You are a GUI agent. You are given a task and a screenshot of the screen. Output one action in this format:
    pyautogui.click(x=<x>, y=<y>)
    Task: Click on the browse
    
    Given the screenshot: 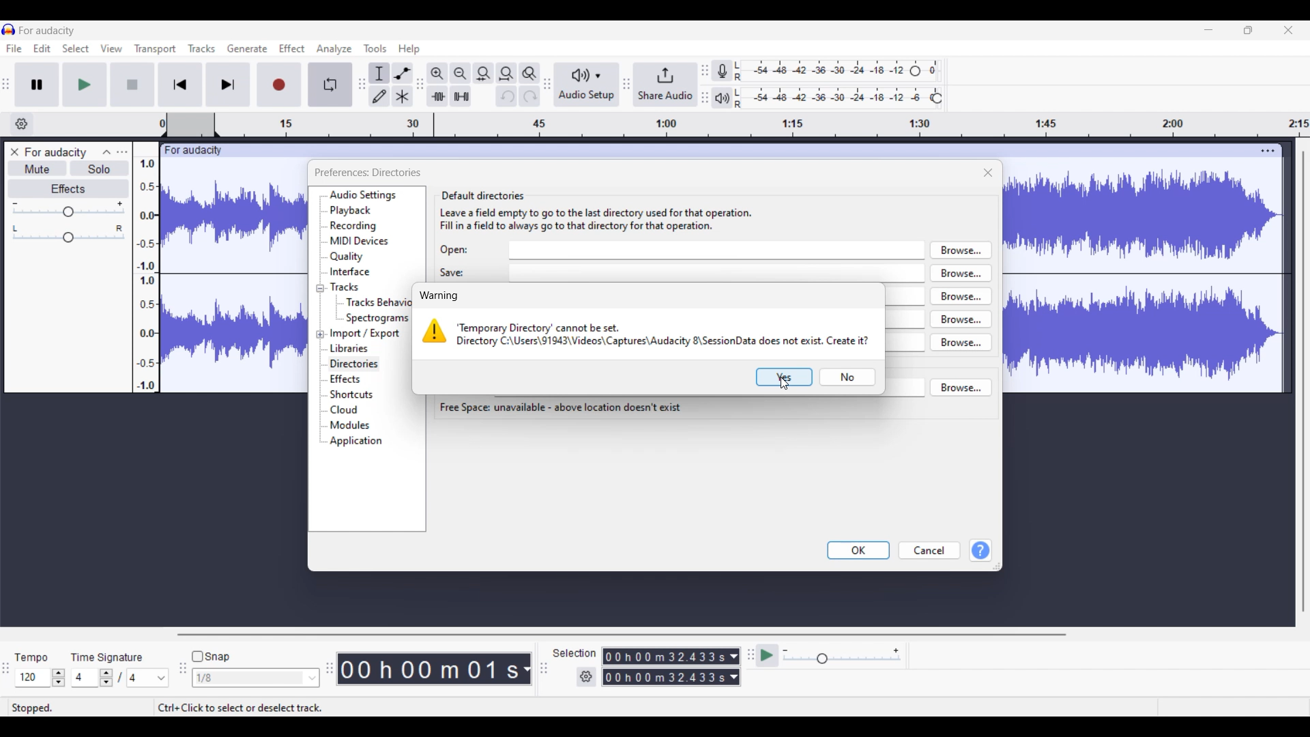 What is the action you would take?
    pyautogui.click(x=961, y=295)
    